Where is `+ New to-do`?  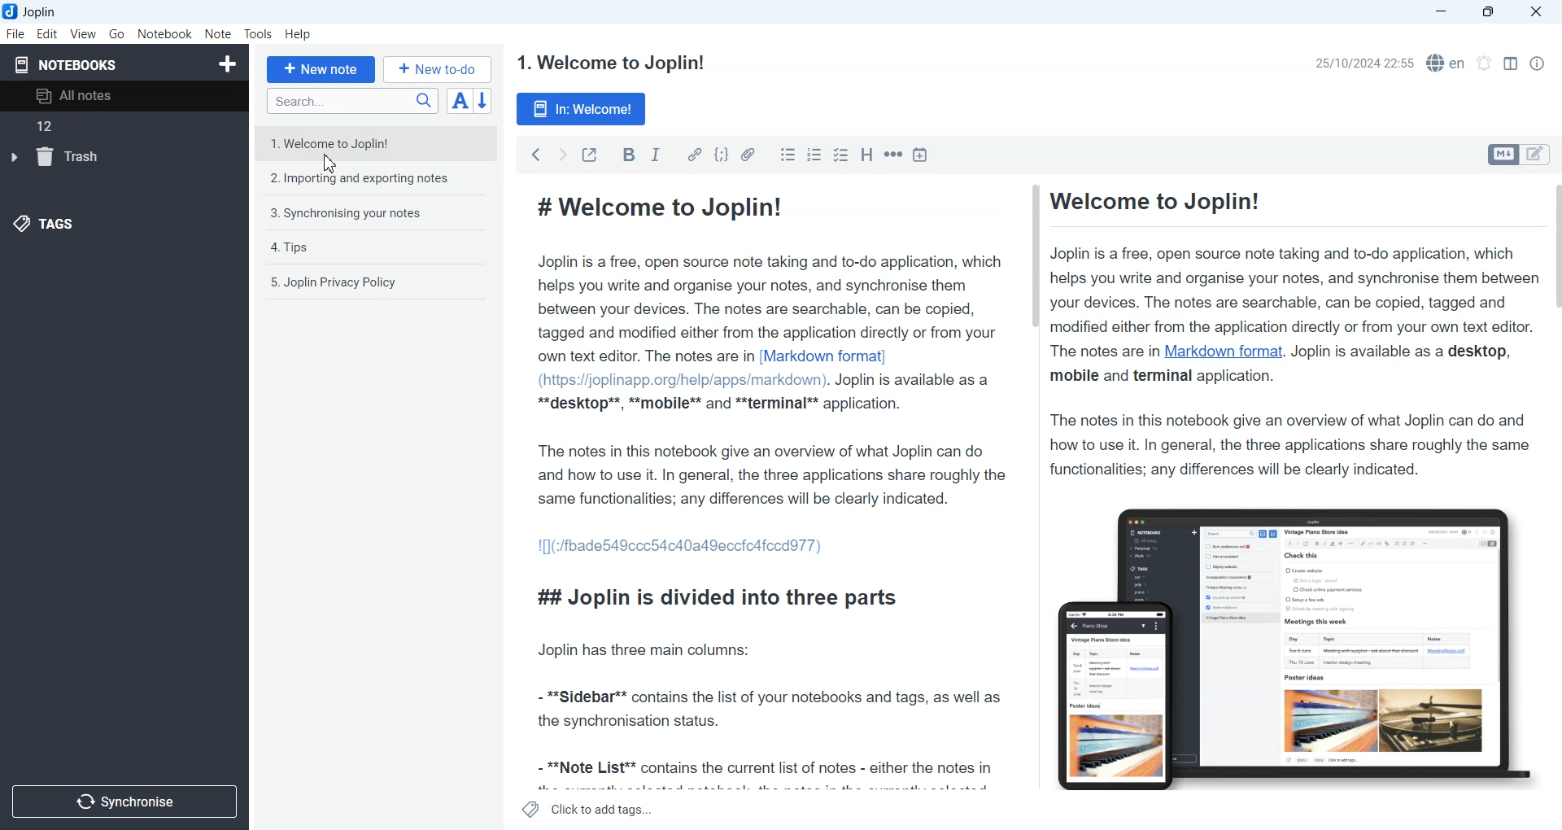 + New to-do is located at coordinates (439, 68).